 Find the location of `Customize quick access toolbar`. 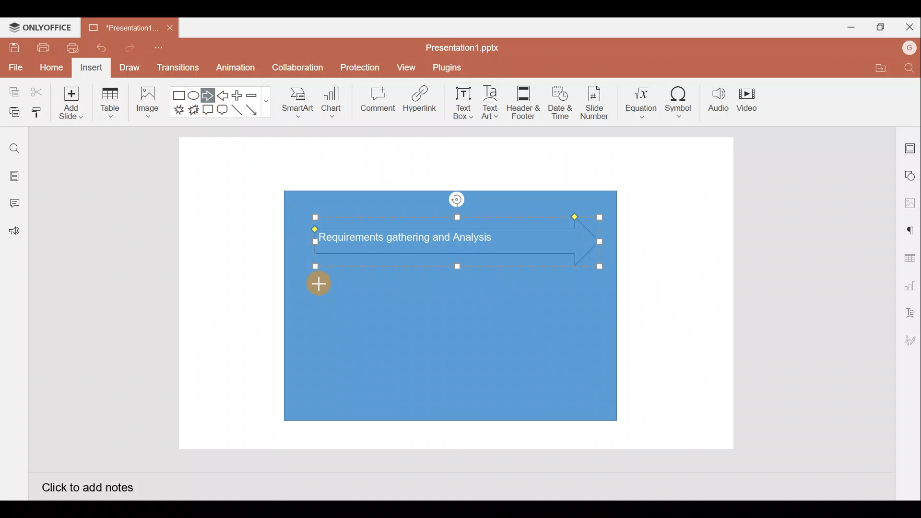

Customize quick access toolbar is located at coordinates (162, 51).